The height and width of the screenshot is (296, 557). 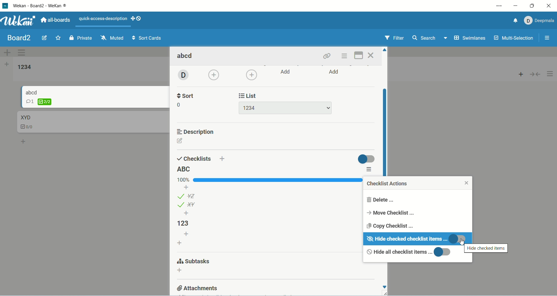 What do you see at coordinates (385, 287) in the screenshot?
I see `scroll down` at bounding box center [385, 287].